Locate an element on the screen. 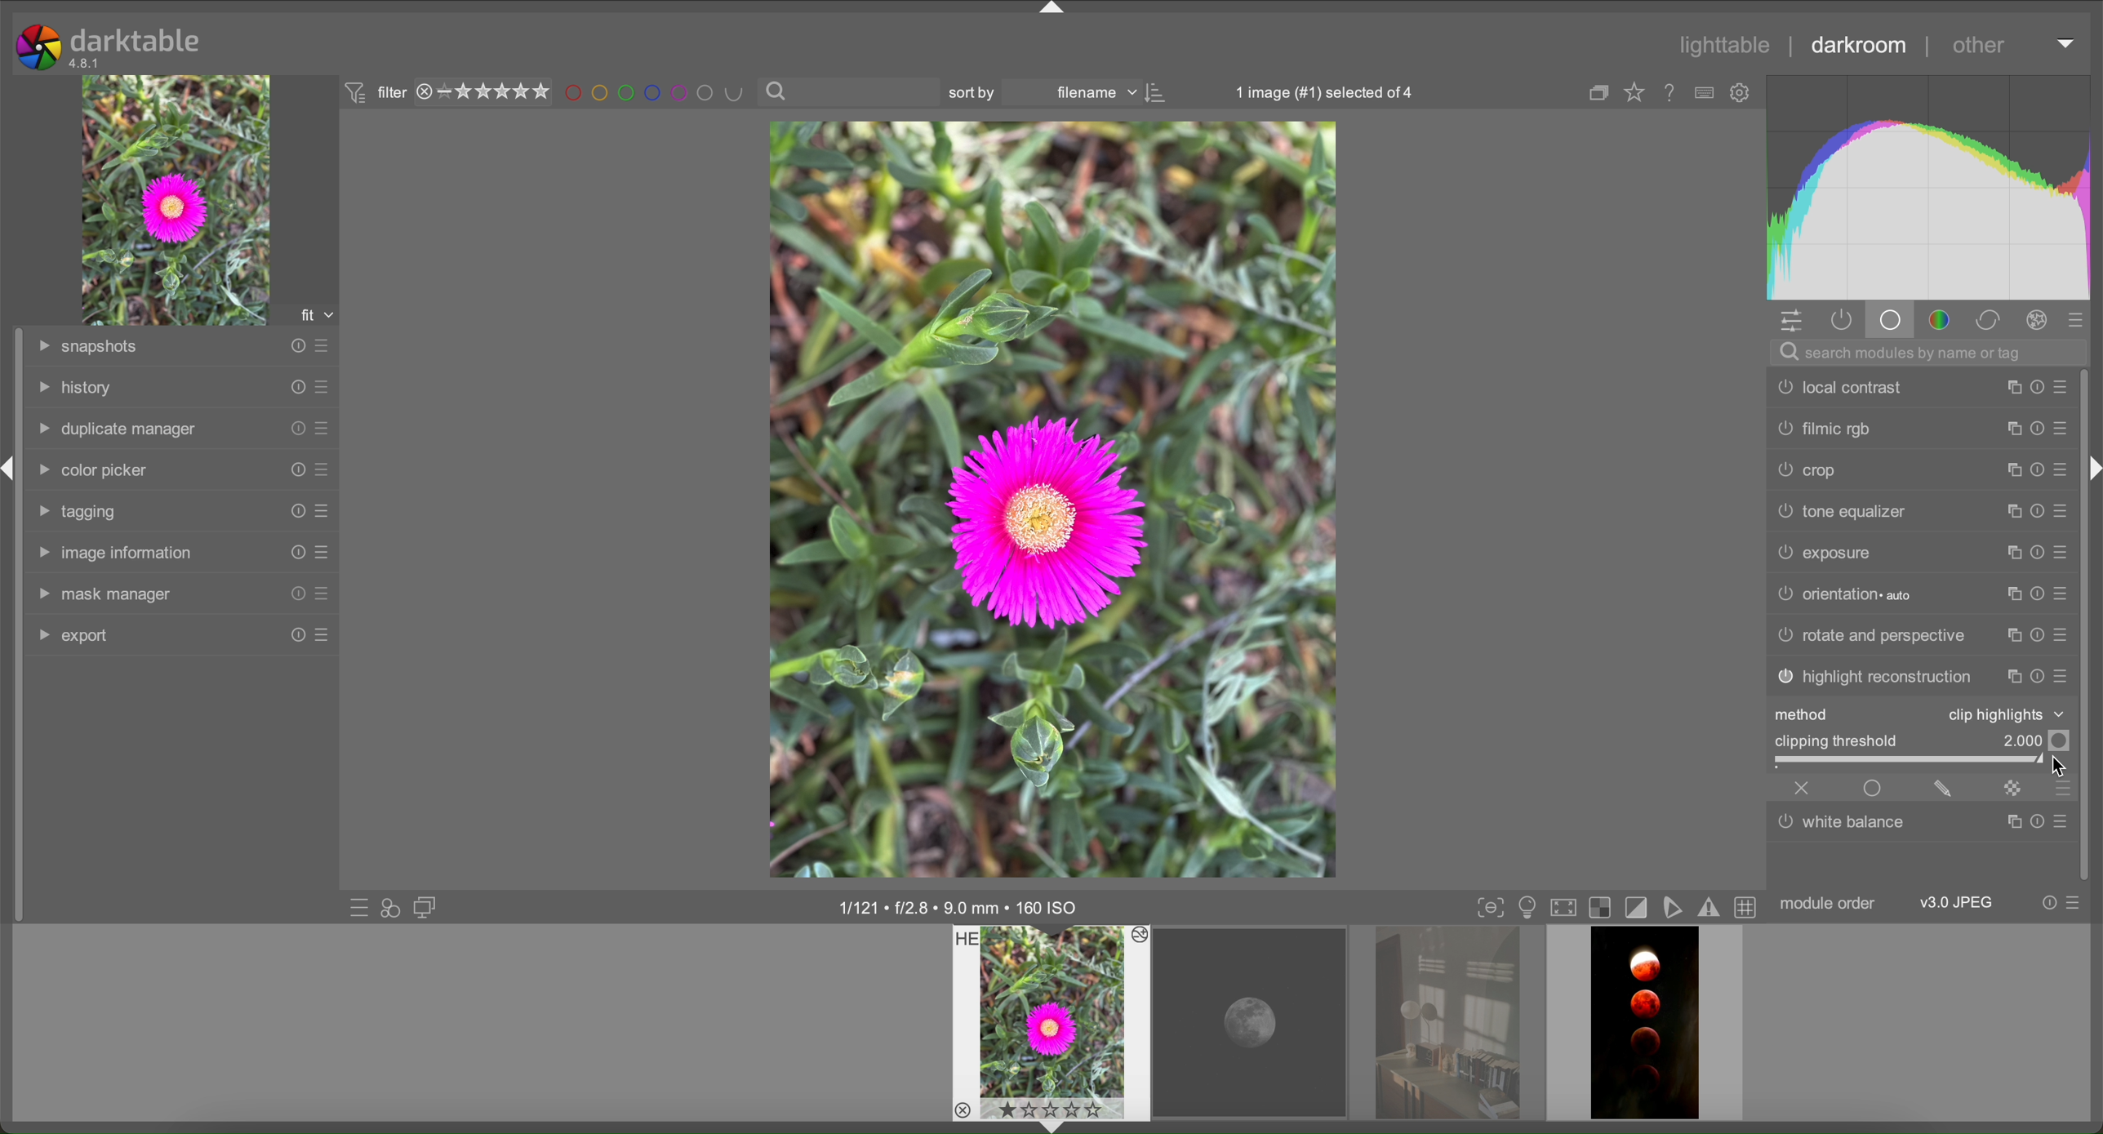  toggle focus-peaking mode is located at coordinates (1491, 907).